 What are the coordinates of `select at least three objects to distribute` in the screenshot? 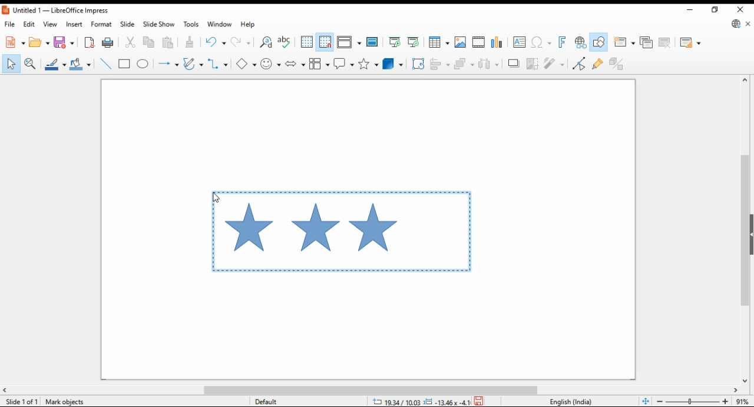 It's located at (490, 63).